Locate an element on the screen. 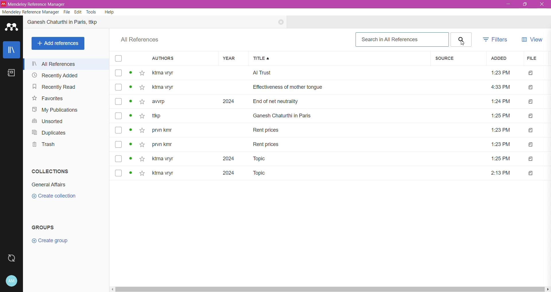 The width and height of the screenshot is (551, 292). Click to Create Collection is located at coordinates (54, 196).